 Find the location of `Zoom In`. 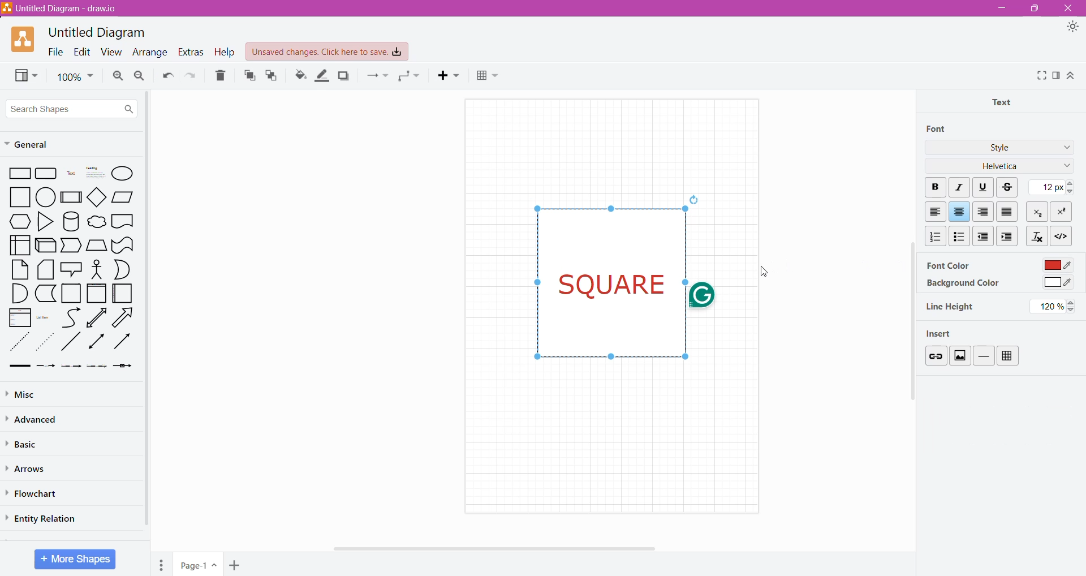

Zoom In is located at coordinates (118, 75).